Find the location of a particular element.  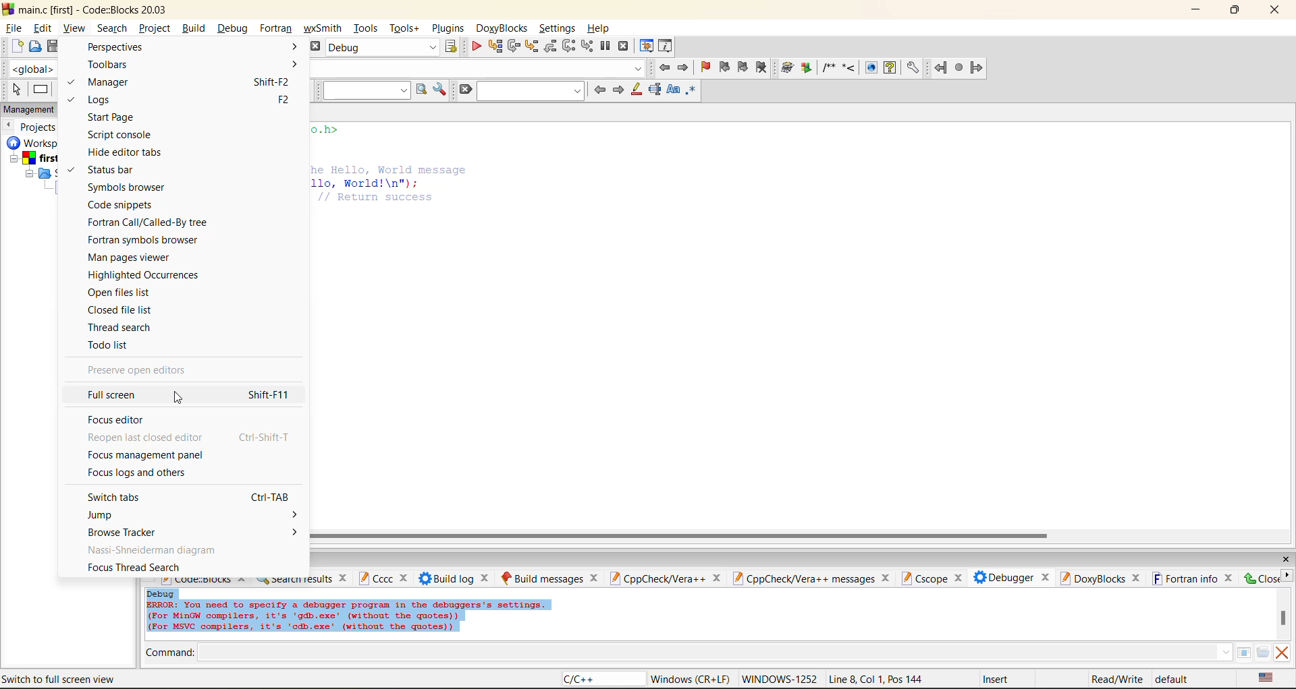

Jump back is located at coordinates (938, 68).